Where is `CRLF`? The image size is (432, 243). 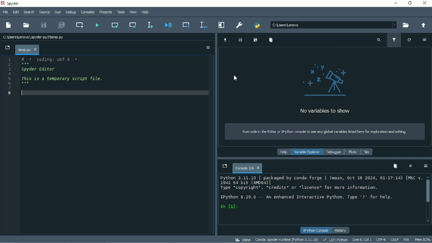
CRLF is located at coordinates (394, 239).